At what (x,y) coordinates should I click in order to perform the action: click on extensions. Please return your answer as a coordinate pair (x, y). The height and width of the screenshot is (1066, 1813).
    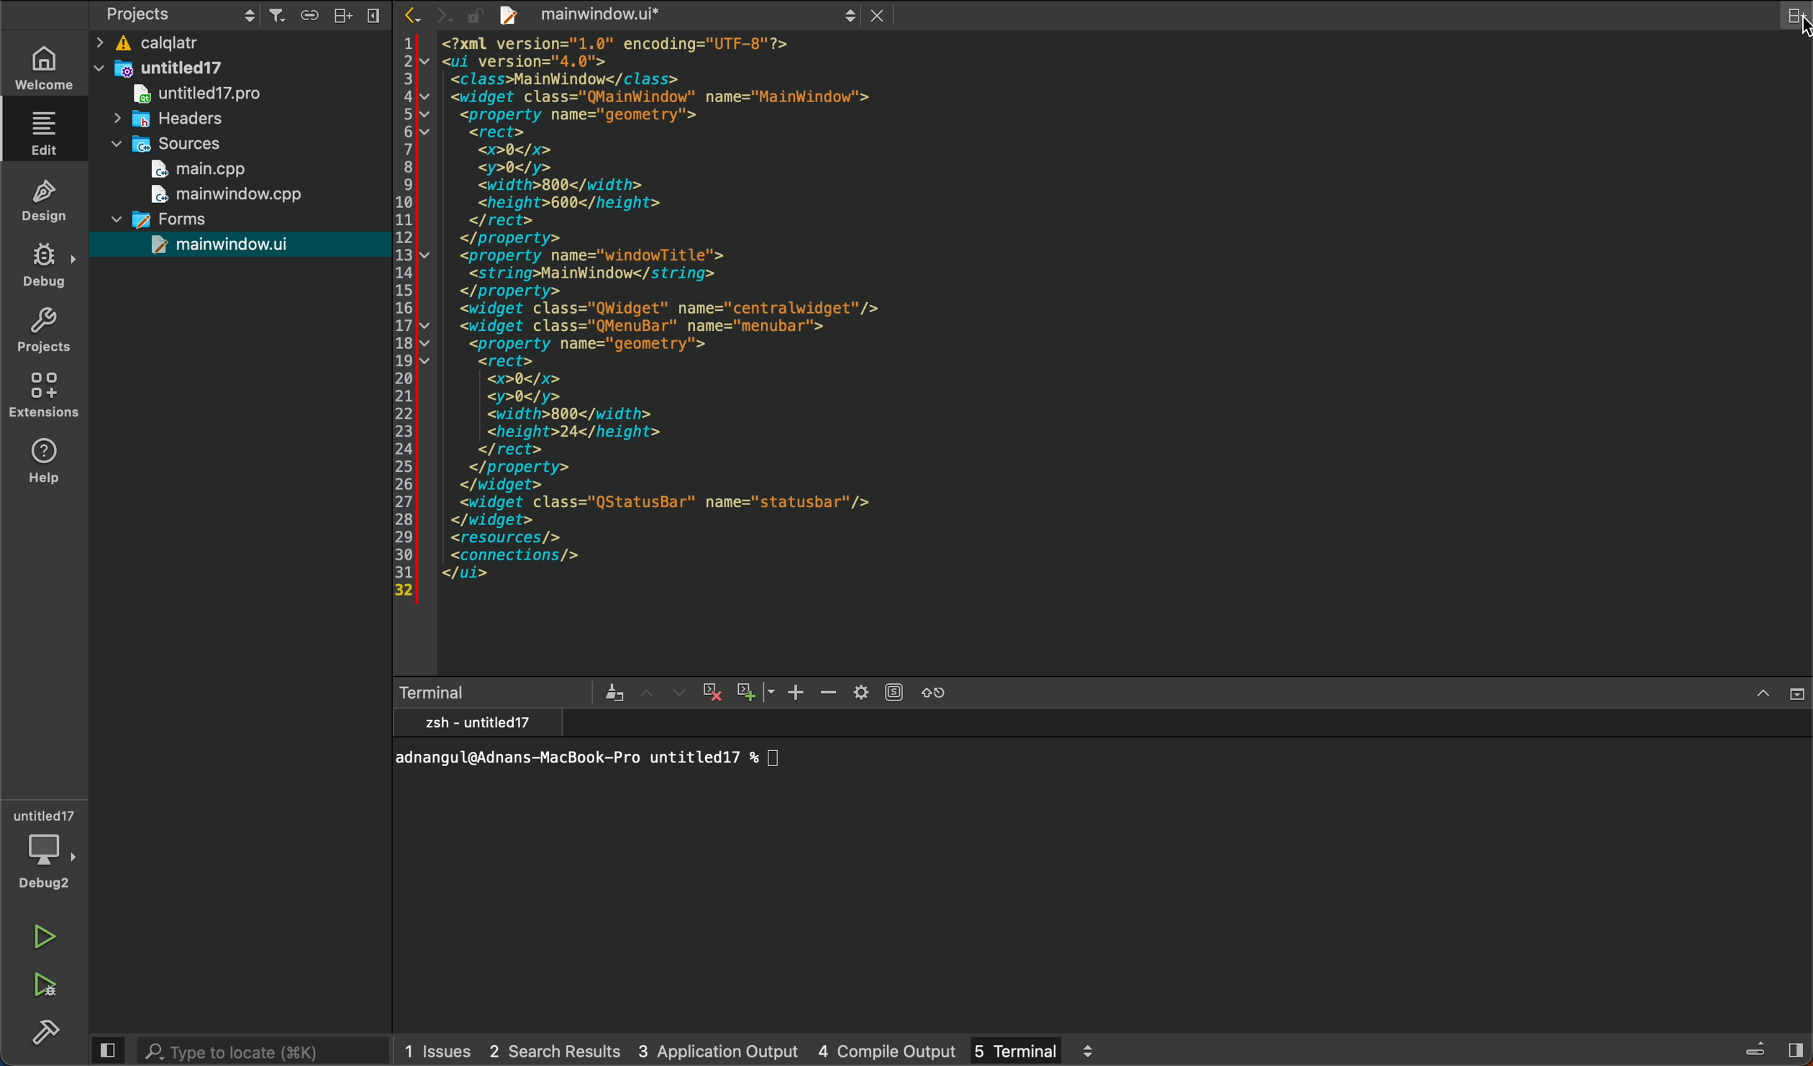
    Looking at the image, I should click on (48, 398).